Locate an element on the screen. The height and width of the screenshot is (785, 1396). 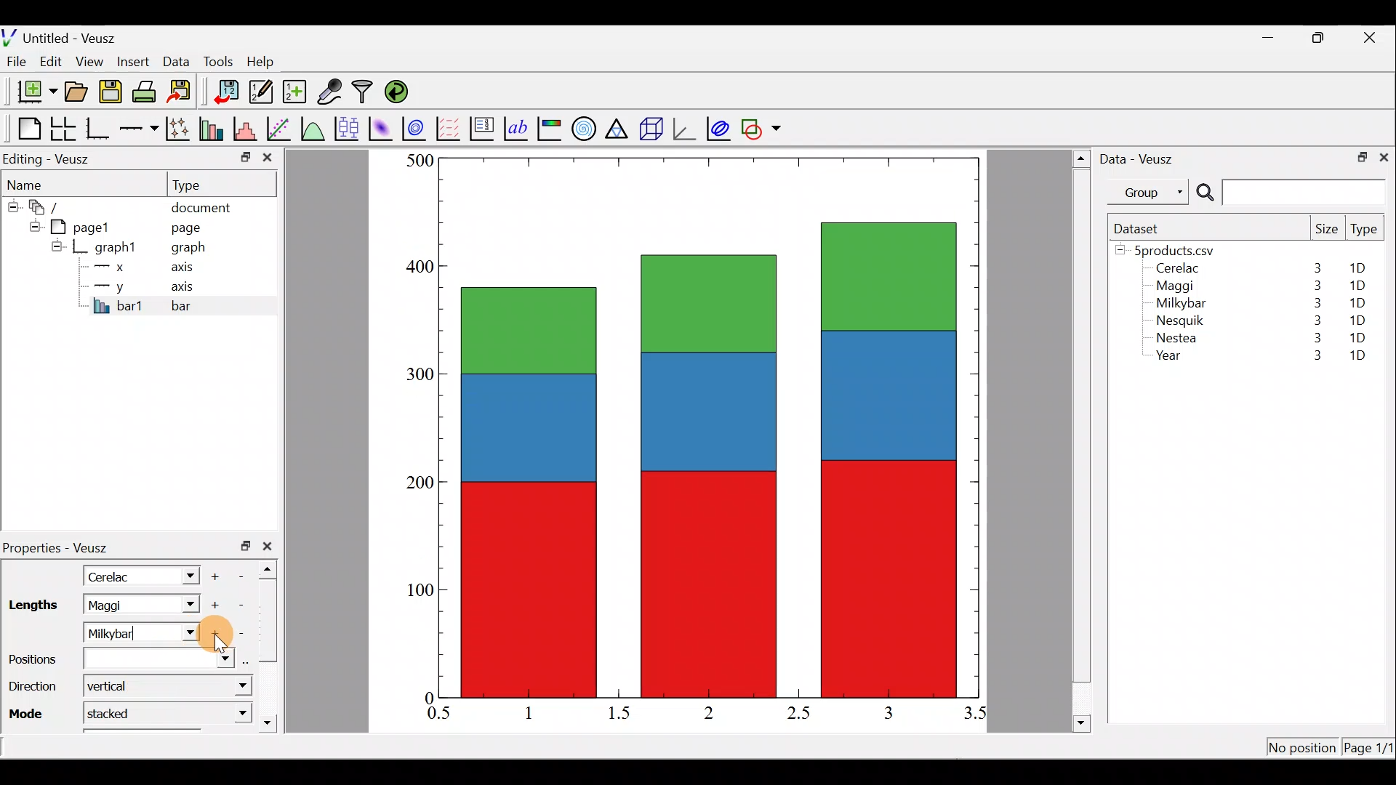
3 is located at coordinates (1316, 267).